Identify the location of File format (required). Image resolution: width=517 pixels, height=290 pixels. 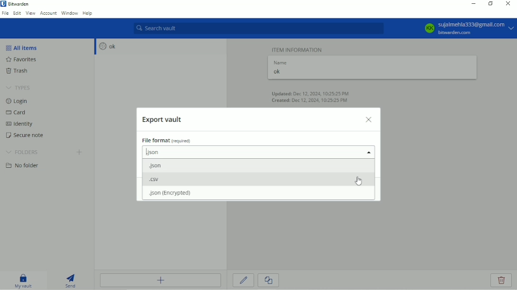
(168, 141).